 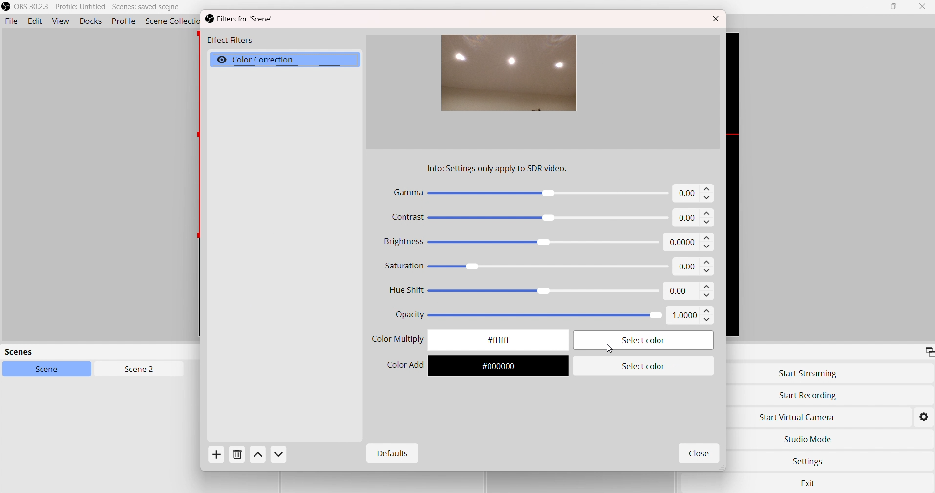 What do you see at coordinates (11, 21) in the screenshot?
I see `File` at bounding box center [11, 21].